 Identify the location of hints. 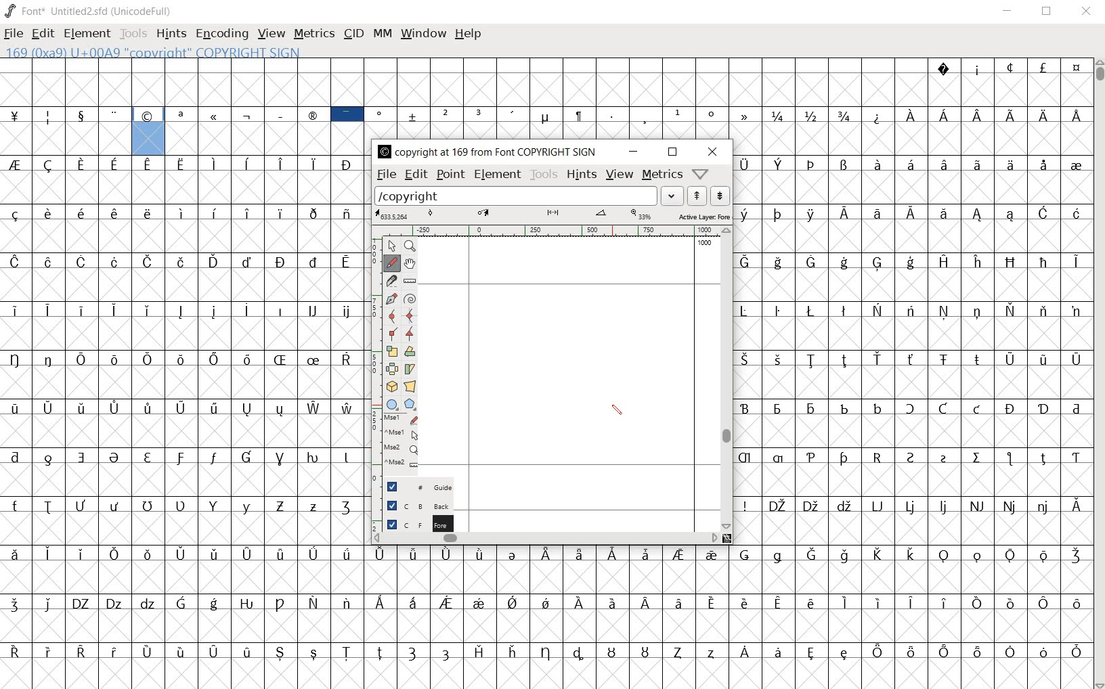
(580, 174).